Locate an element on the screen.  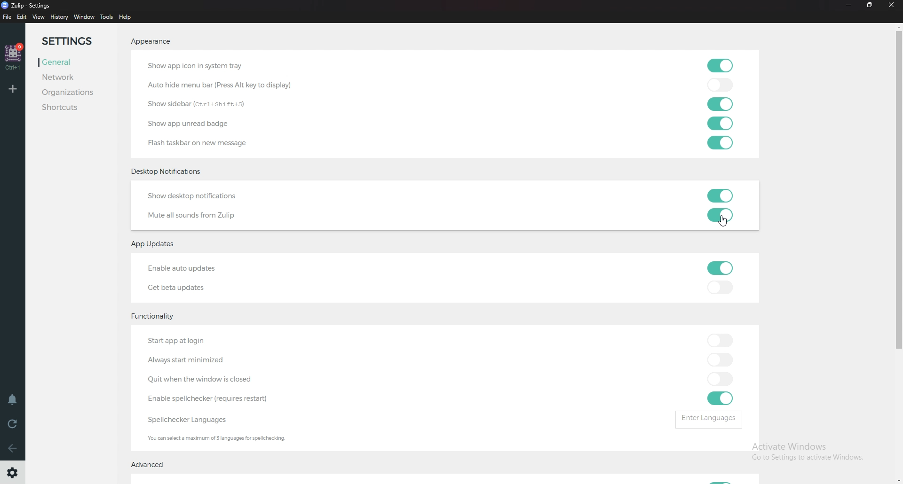
Resize is located at coordinates (870, 6).